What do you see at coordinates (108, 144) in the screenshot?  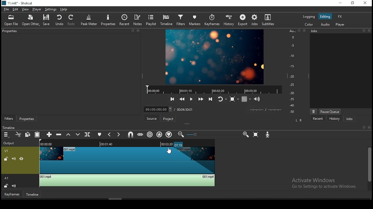 I see `played time` at bounding box center [108, 144].